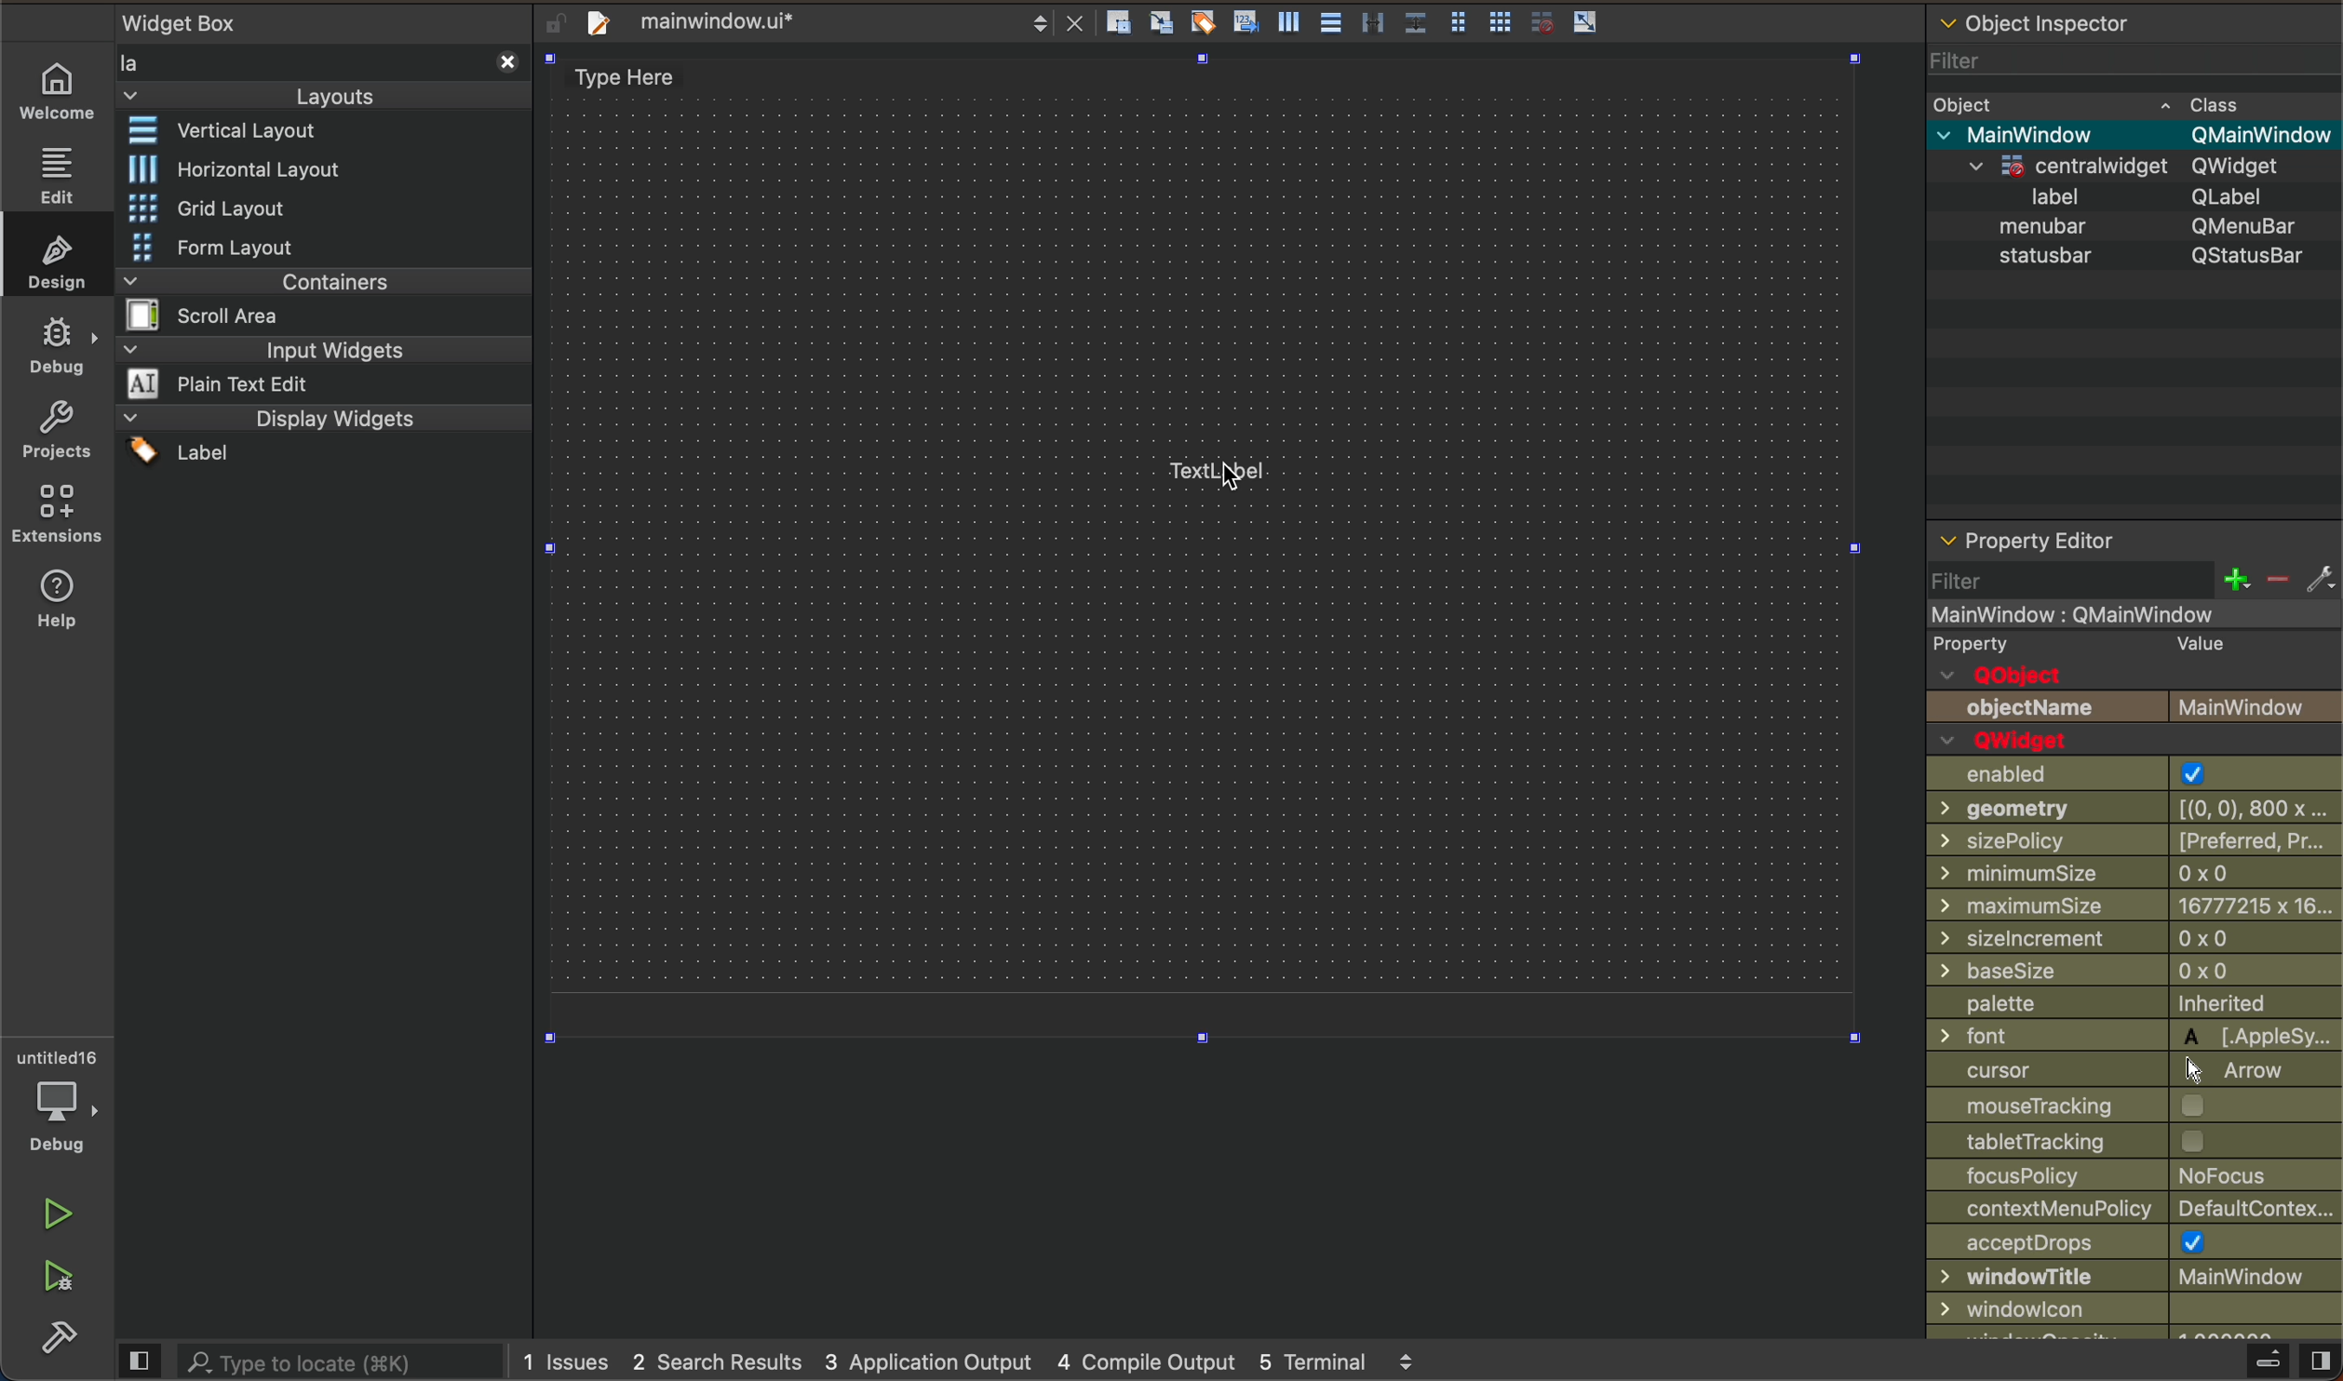 The image size is (2343, 1381). Describe the element at coordinates (2135, 673) in the screenshot. I see `Qobject` at that location.